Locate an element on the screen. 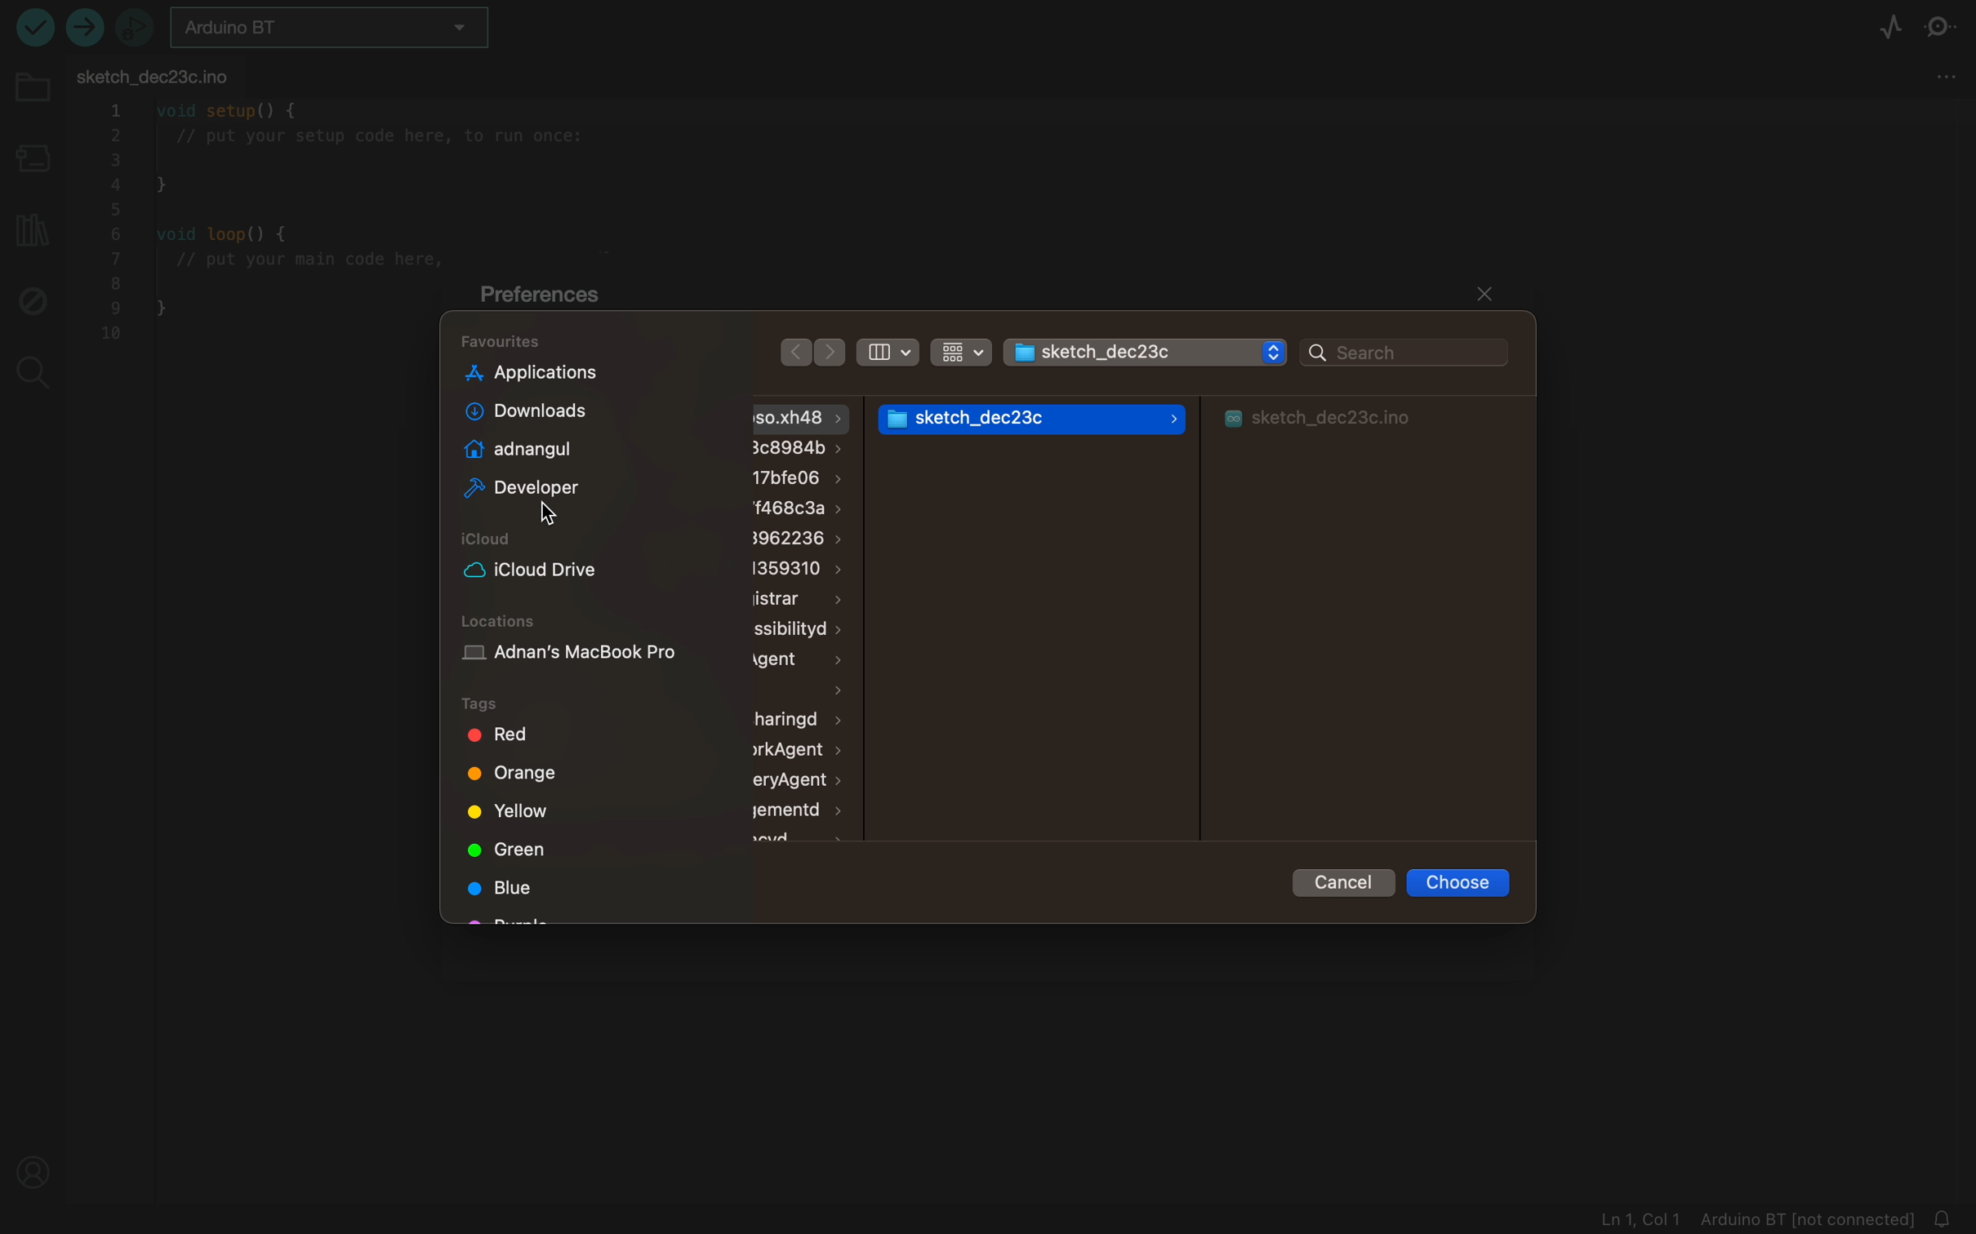  filters is located at coordinates (923, 353).